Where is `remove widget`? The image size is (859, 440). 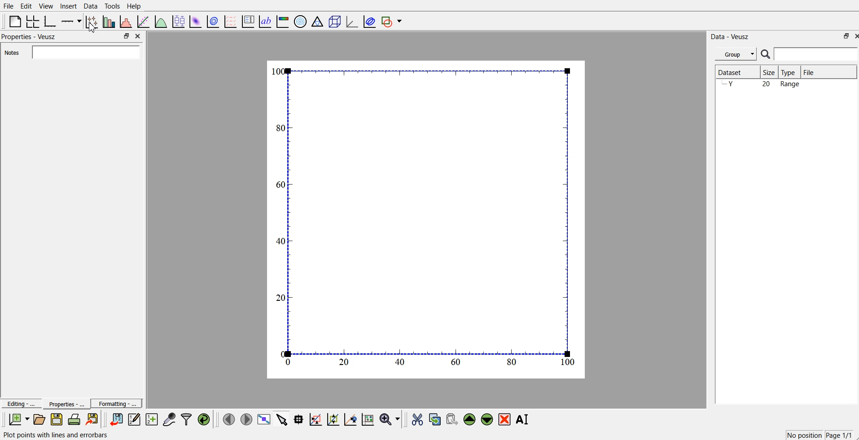
remove widget is located at coordinates (504, 419).